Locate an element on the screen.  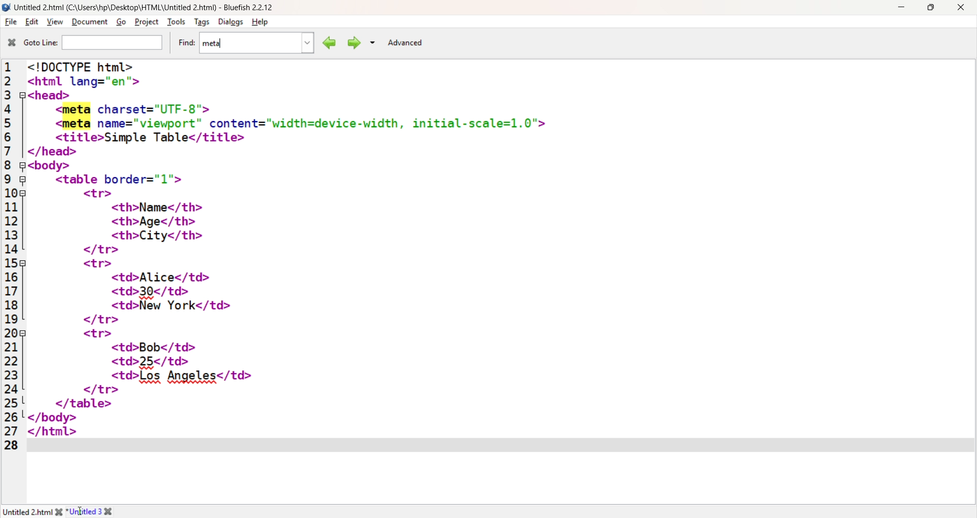
Help is located at coordinates (262, 22).